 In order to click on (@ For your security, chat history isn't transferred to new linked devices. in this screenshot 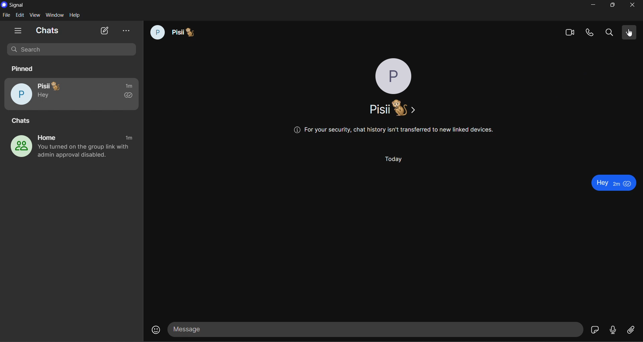, I will do `click(395, 131)`.